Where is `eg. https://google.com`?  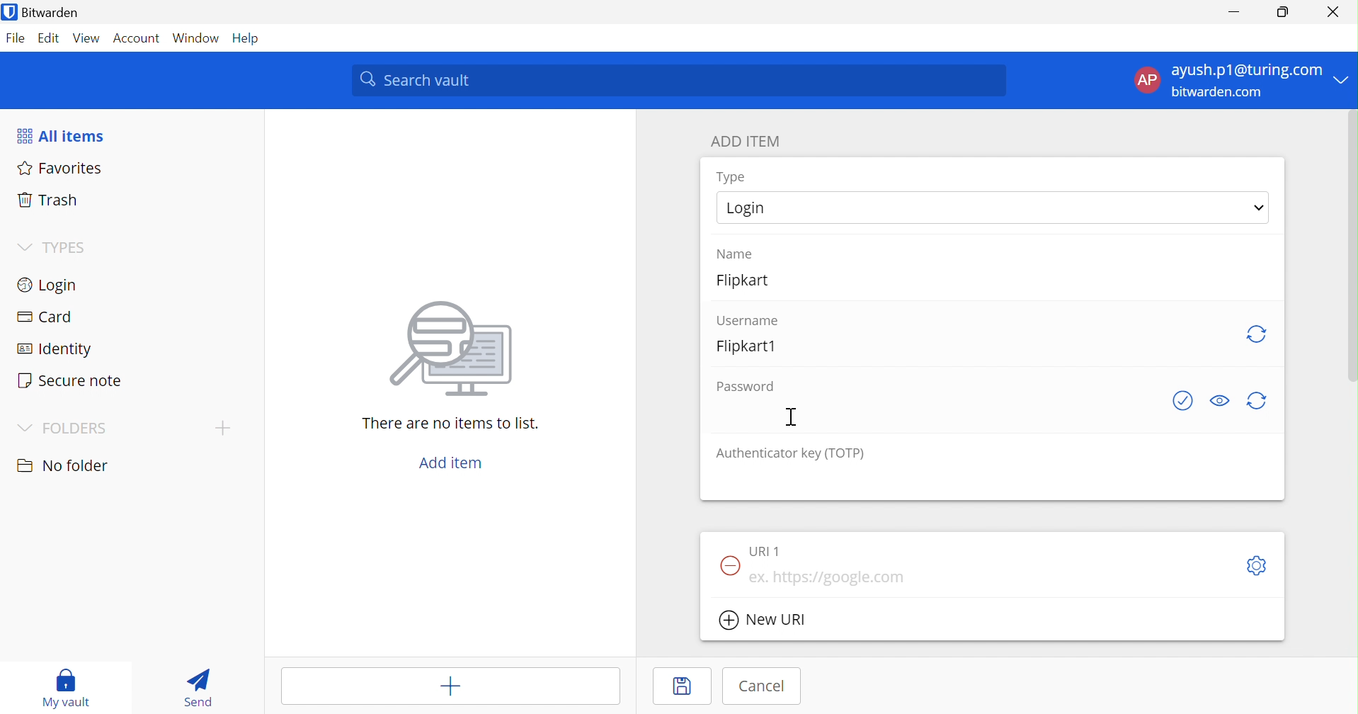
eg. https://google.com is located at coordinates (828, 578).